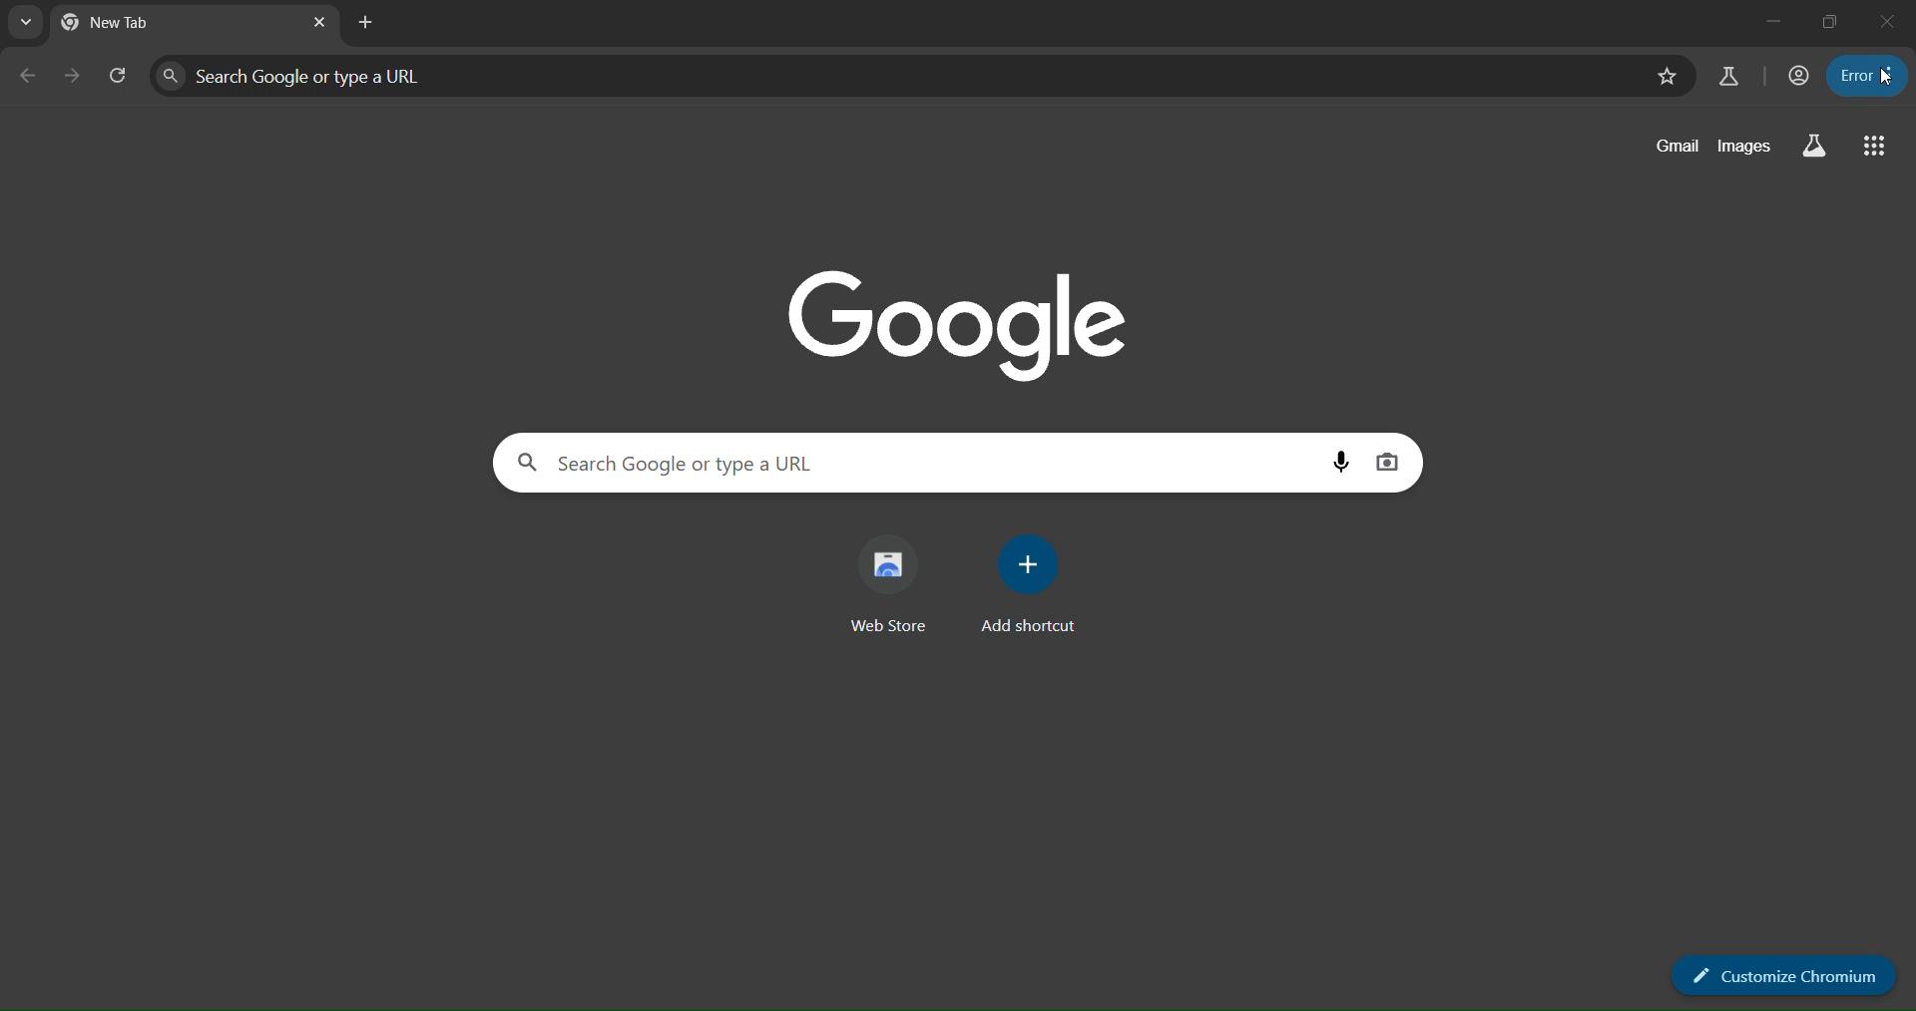 This screenshot has width=1916, height=1011. I want to click on search labs, so click(1730, 77).